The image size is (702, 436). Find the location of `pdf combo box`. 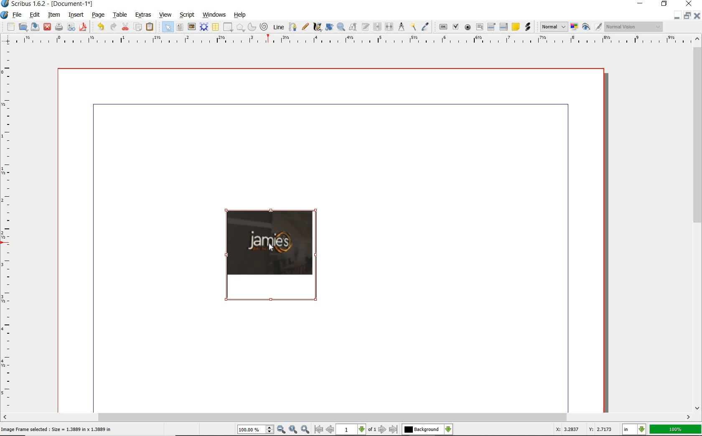

pdf combo box is located at coordinates (490, 27).